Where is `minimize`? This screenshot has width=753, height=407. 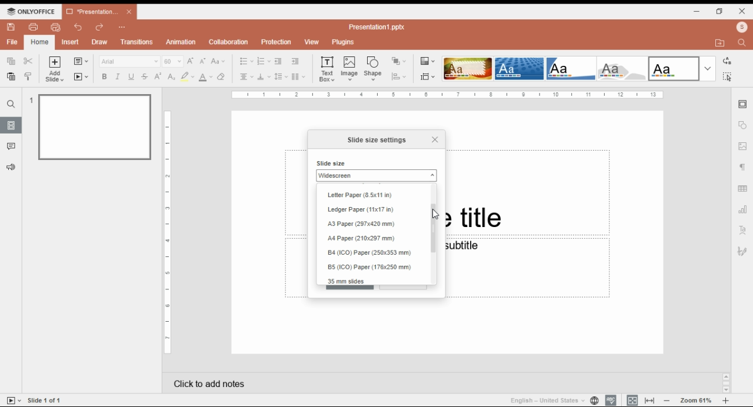 minimize is located at coordinates (697, 11).